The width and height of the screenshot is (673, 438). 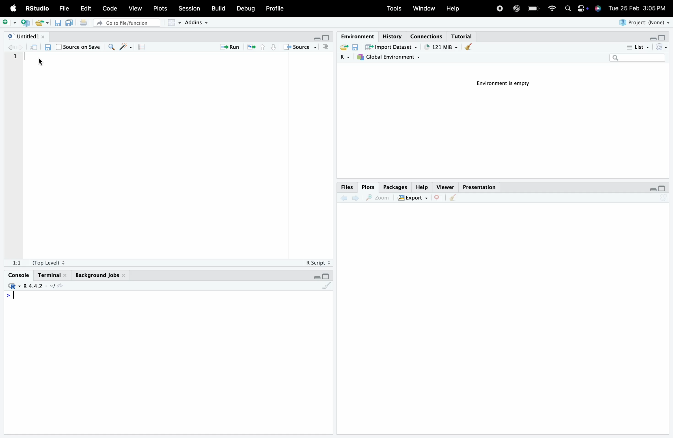 I want to click on Environment is empty, so click(x=501, y=85).